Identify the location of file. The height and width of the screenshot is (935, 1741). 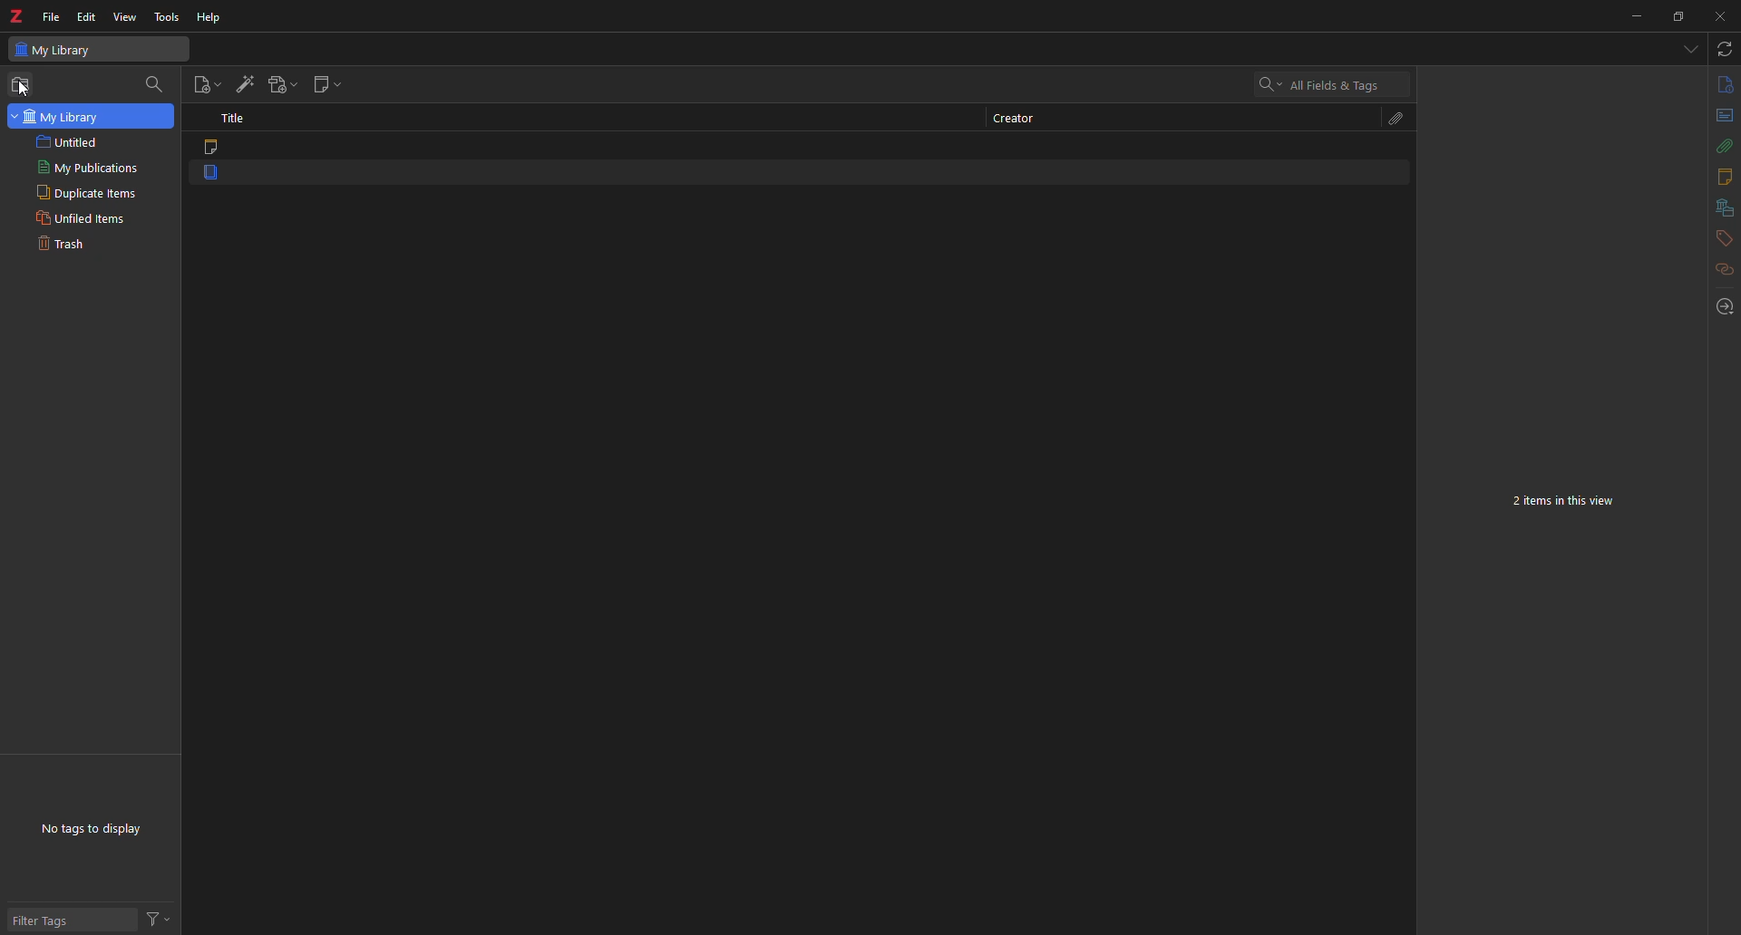
(52, 14).